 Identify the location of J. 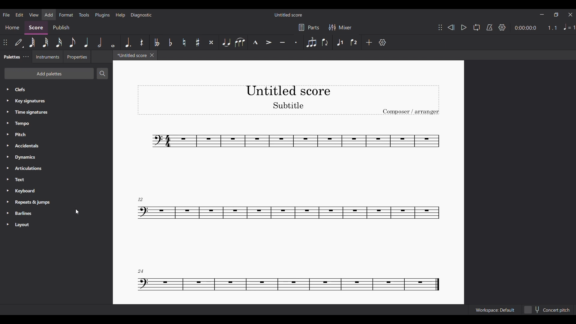
(87, 42).